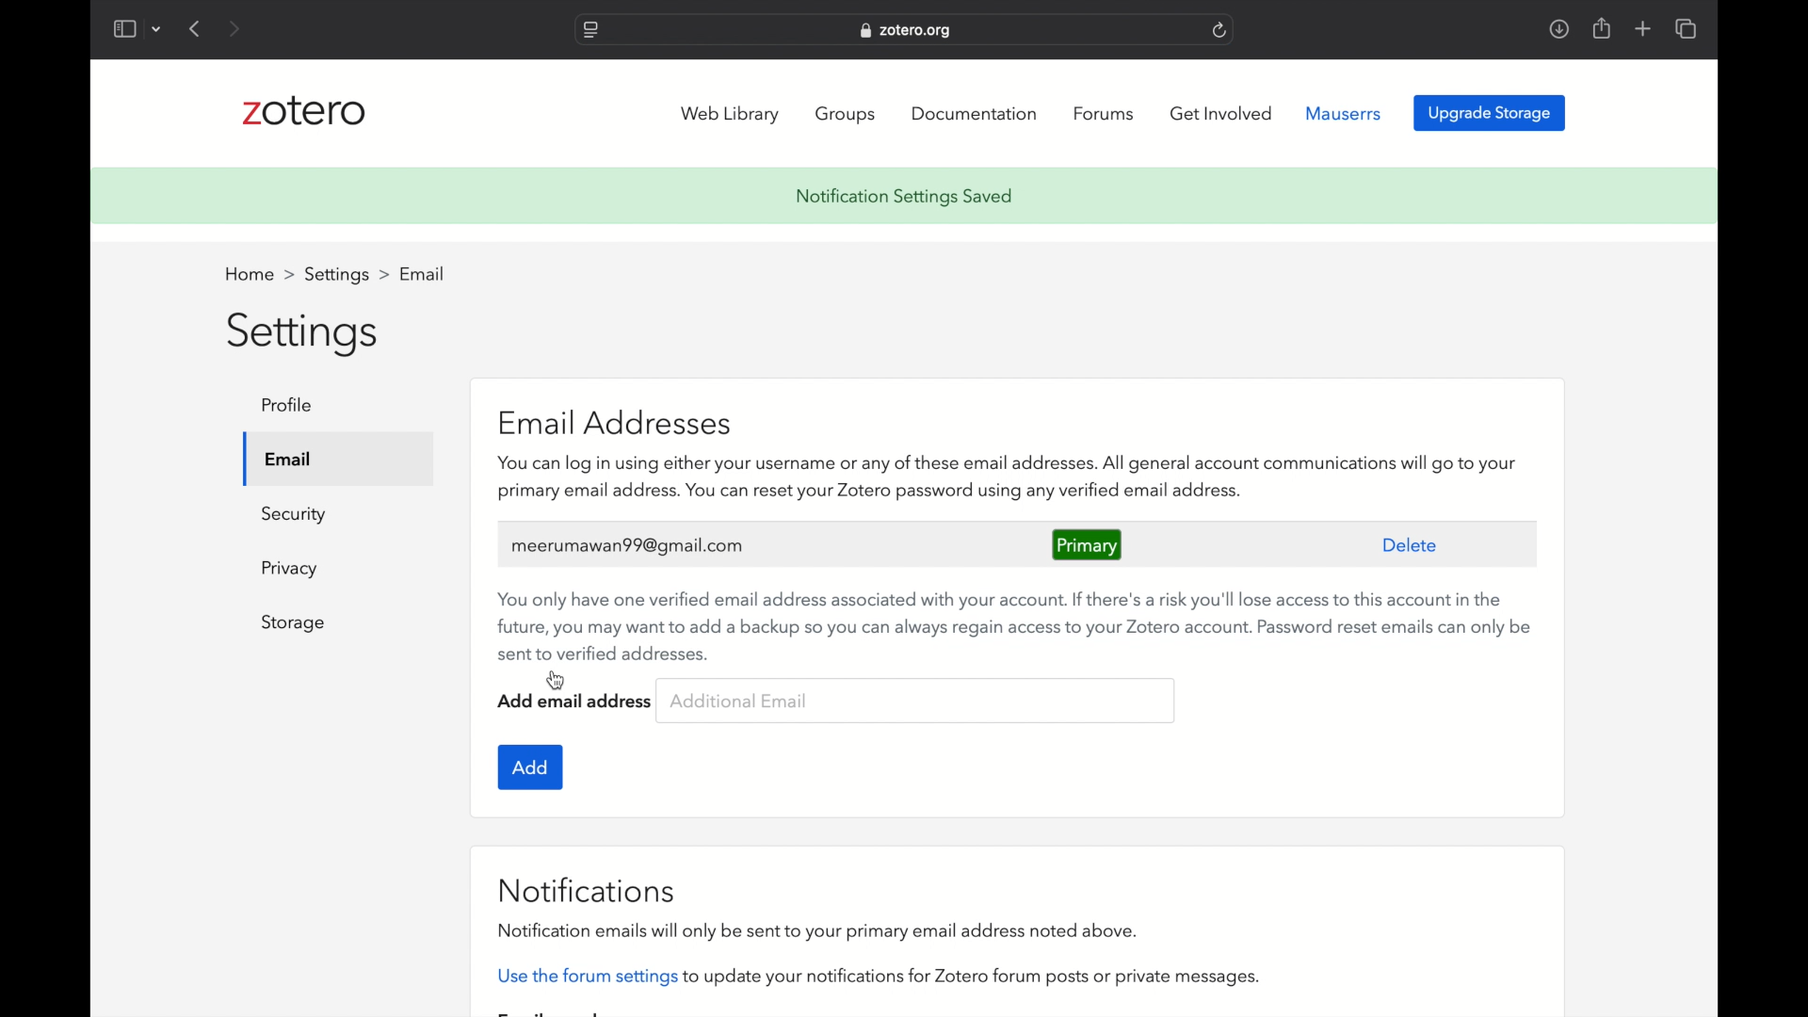  I want to click on primary, so click(1087, 544).